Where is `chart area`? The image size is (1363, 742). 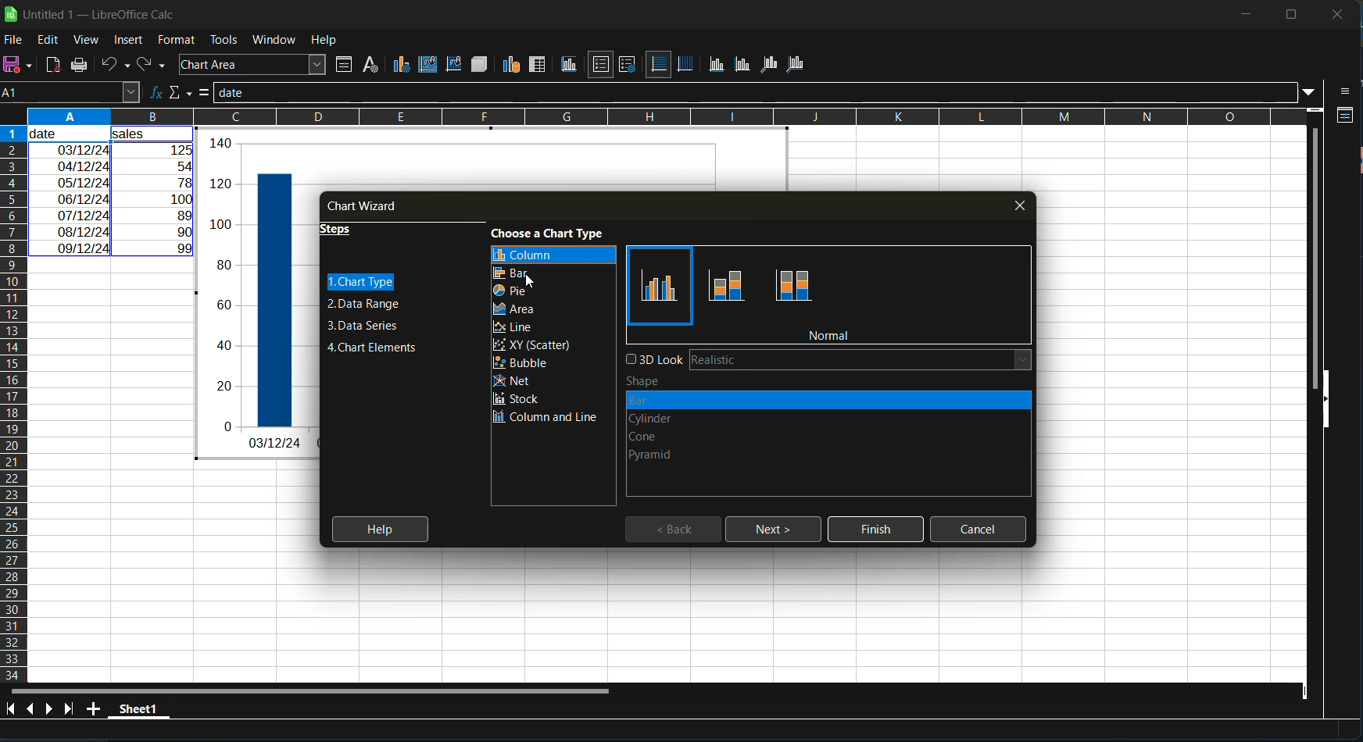 chart area is located at coordinates (427, 65).